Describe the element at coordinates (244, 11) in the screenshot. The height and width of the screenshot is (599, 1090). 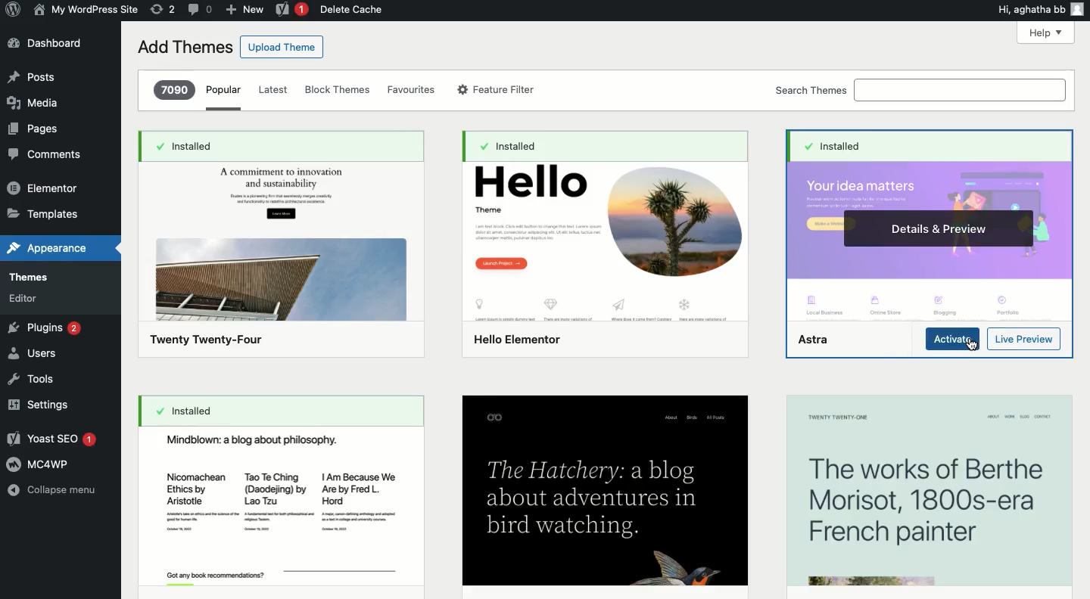
I see `New` at that location.